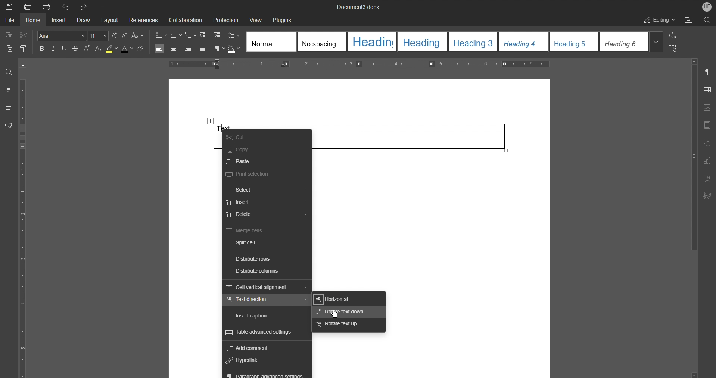 This screenshot has width=716, height=378. What do you see at coordinates (236, 136) in the screenshot?
I see `Cut` at bounding box center [236, 136].